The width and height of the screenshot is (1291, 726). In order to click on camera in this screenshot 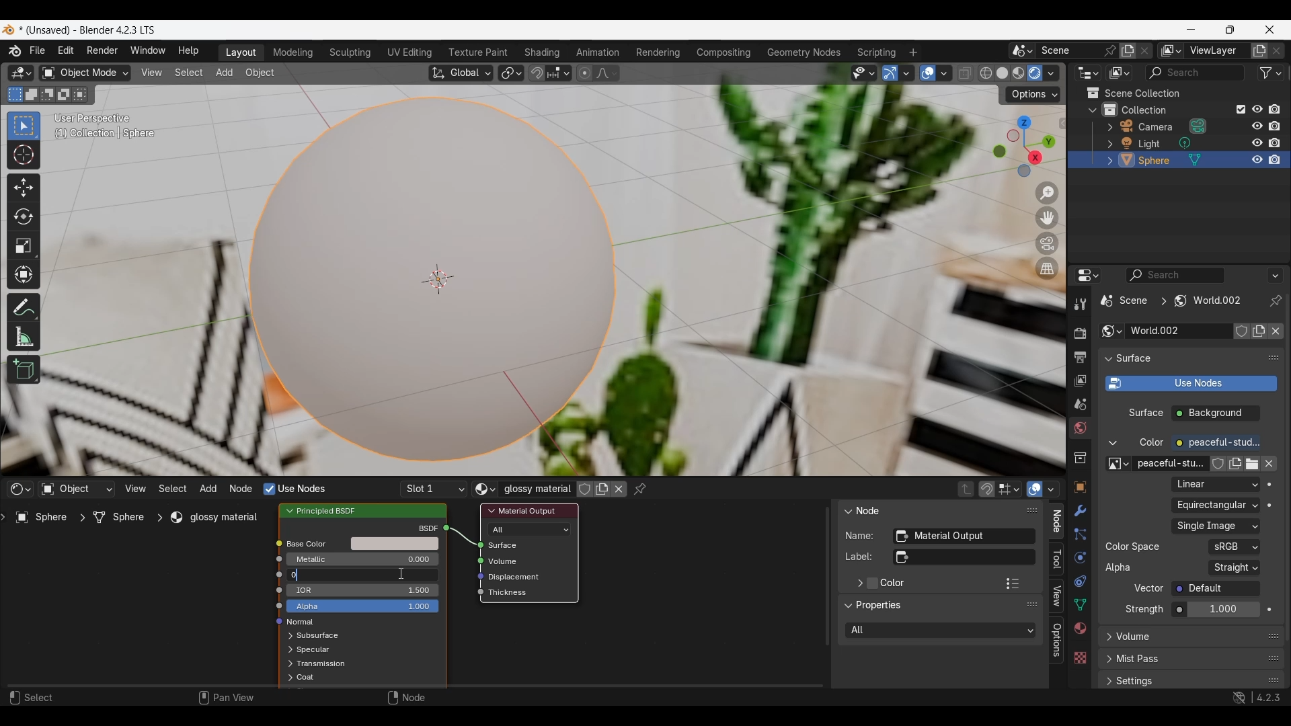, I will do `click(1157, 127)`.